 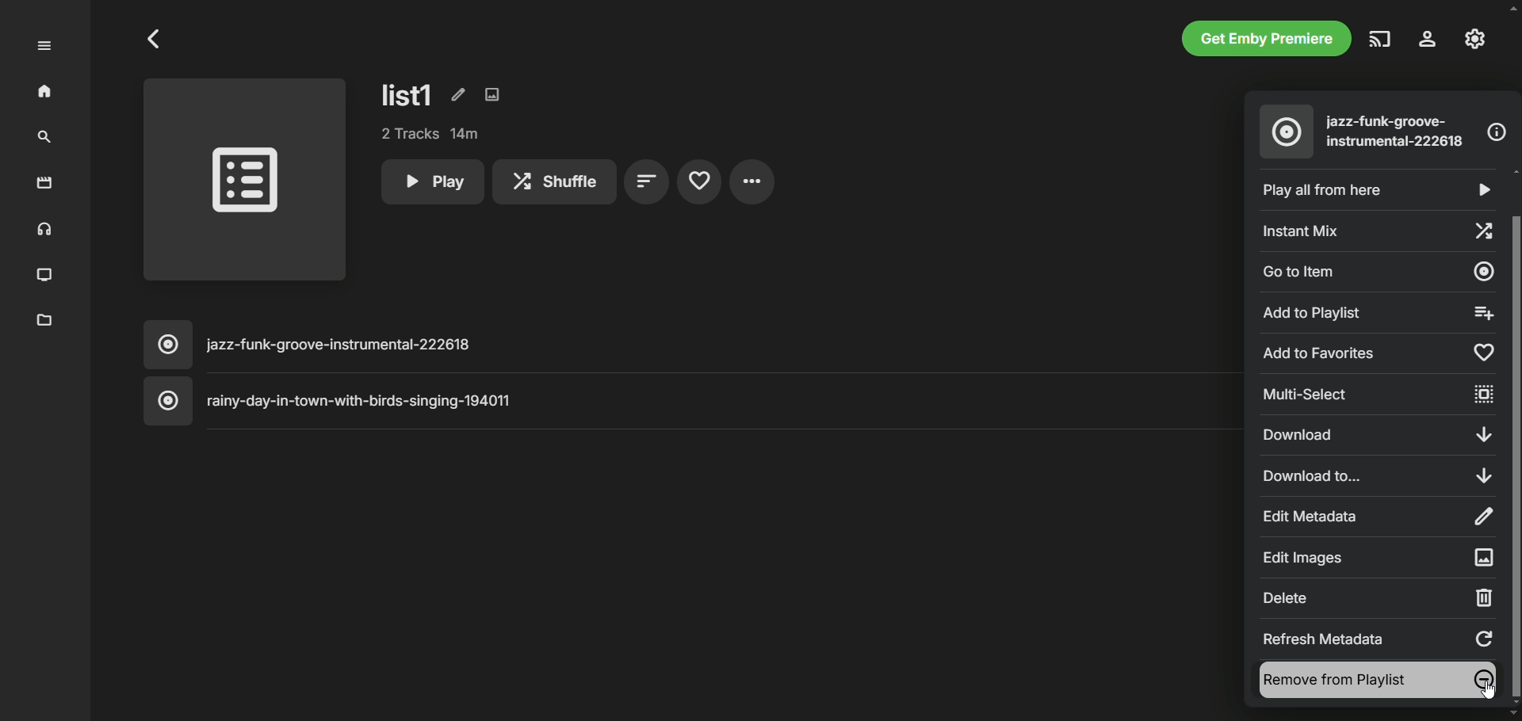 I want to click on delete, so click(x=1378, y=597).